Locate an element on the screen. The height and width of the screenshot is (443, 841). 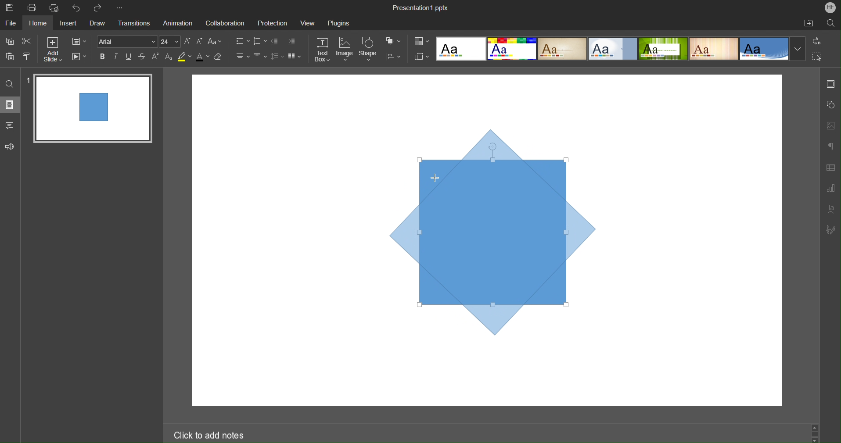
Click to add notes is located at coordinates (210, 435).